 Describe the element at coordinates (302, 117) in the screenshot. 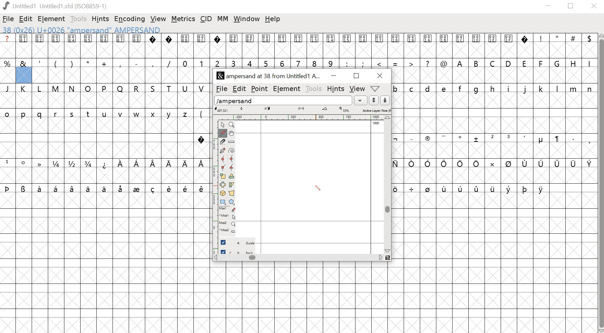

I see `horizontal ruler` at that location.